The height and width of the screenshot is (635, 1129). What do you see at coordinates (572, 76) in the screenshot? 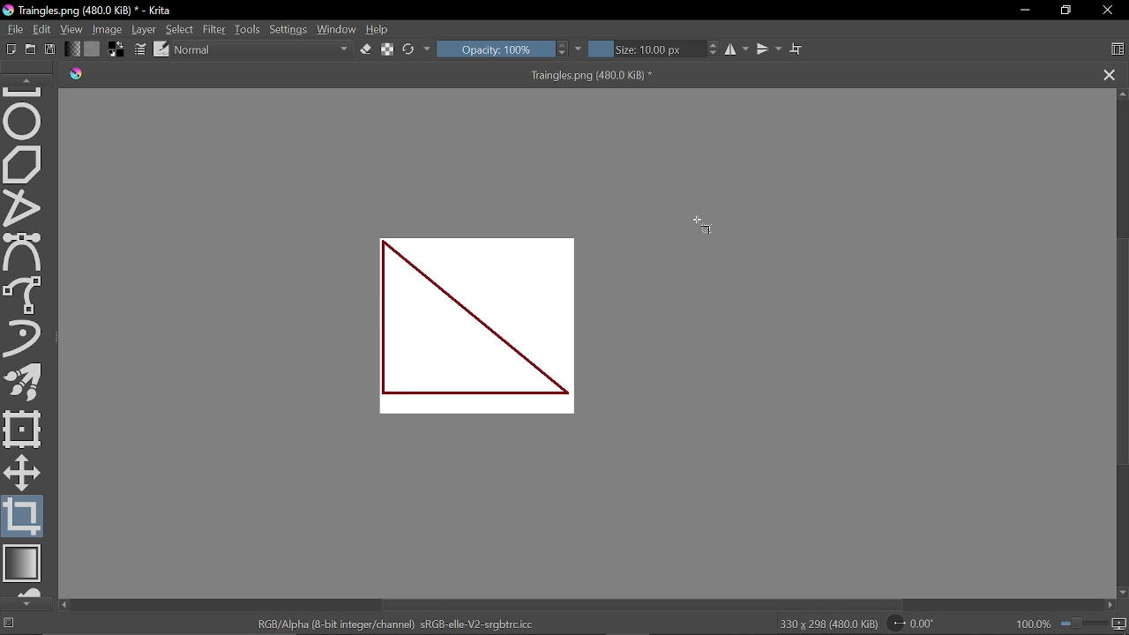
I see `Traingles.png (960.0 KiB)` at bounding box center [572, 76].